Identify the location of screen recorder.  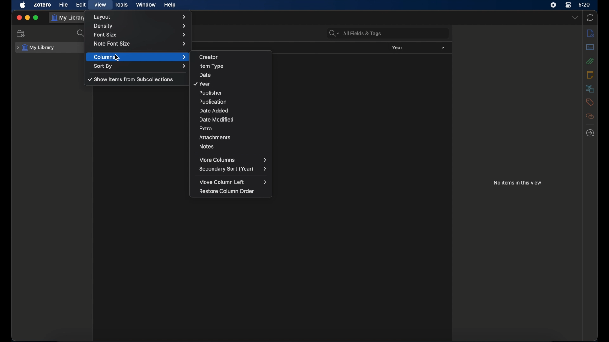
(553, 5).